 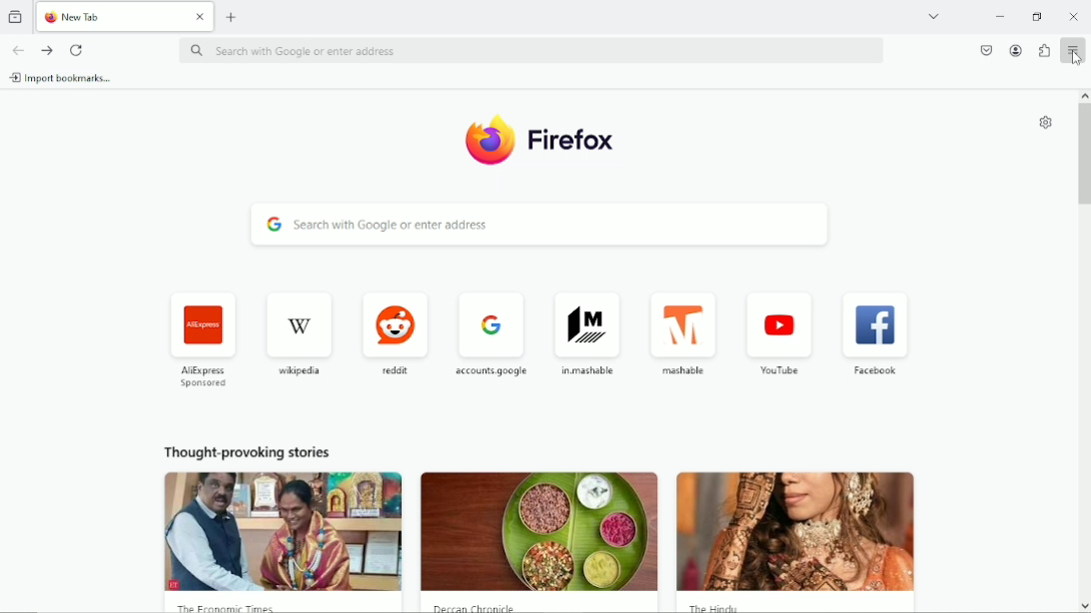 I want to click on accounts goggle, so click(x=491, y=330).